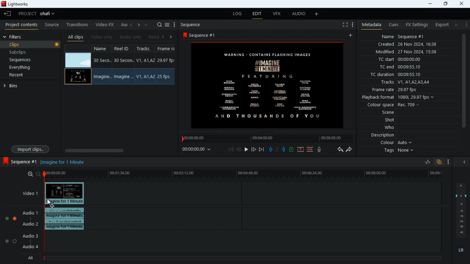 Image resolution: width=470 pixels, height=264 pixels. Describe the element at coordinates (384, 113) in the screenshot. I see `scene` at that location.